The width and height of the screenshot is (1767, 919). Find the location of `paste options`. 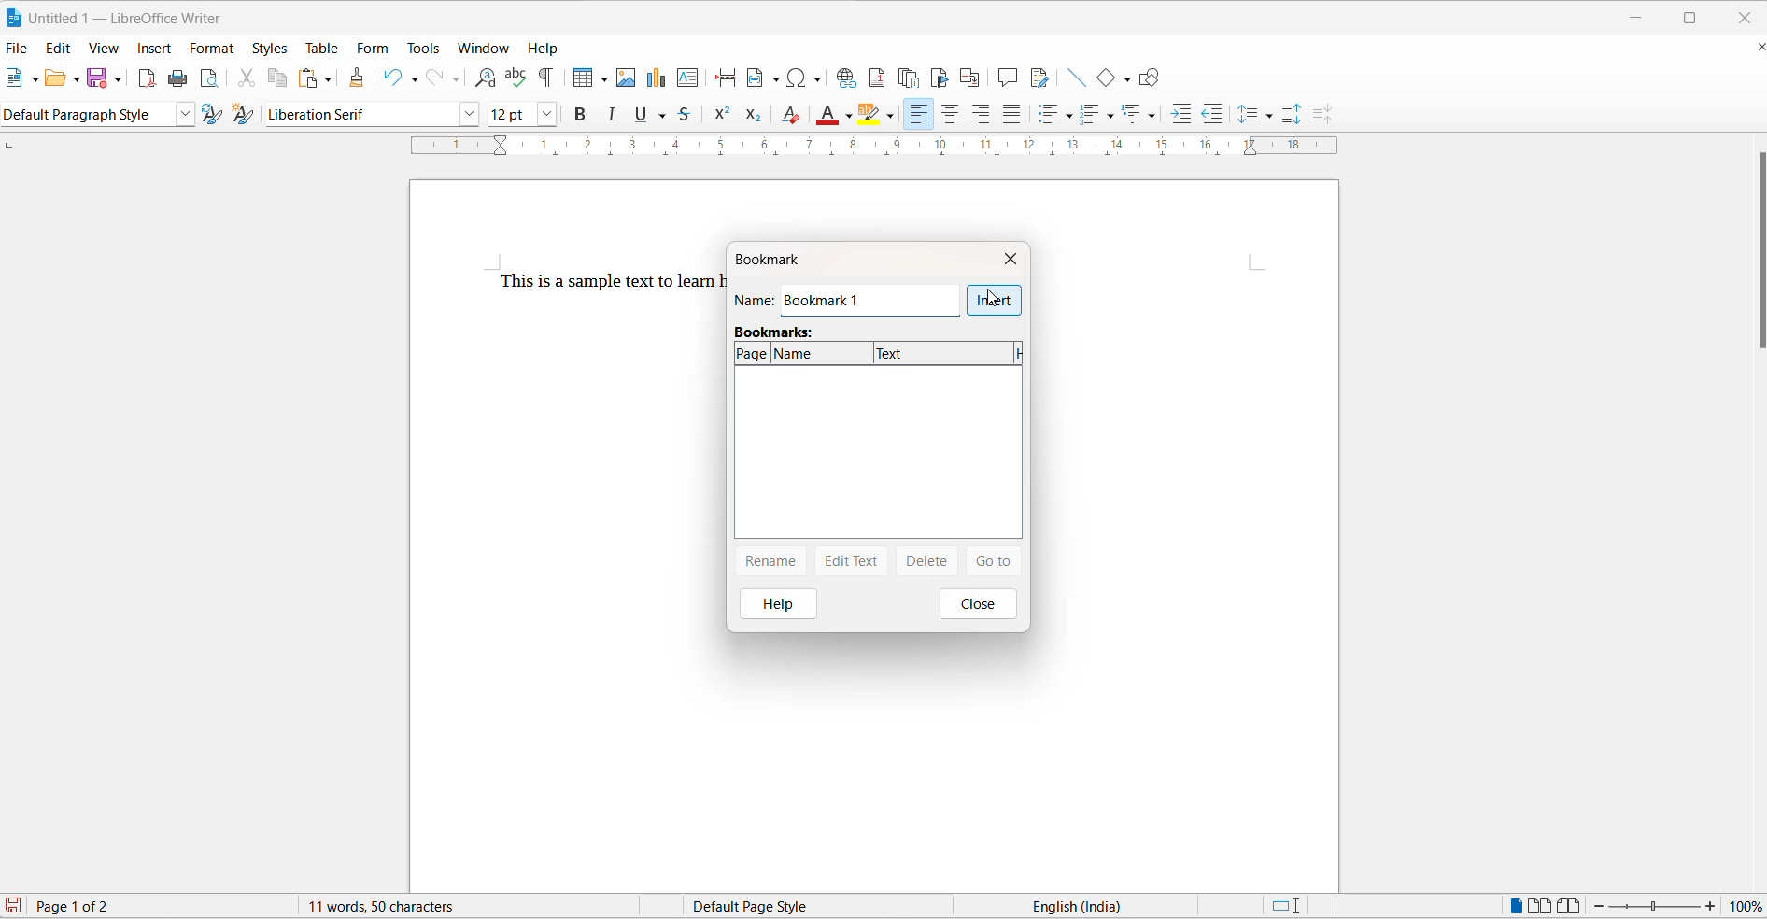

paste options is located at coordinates (329, 79).